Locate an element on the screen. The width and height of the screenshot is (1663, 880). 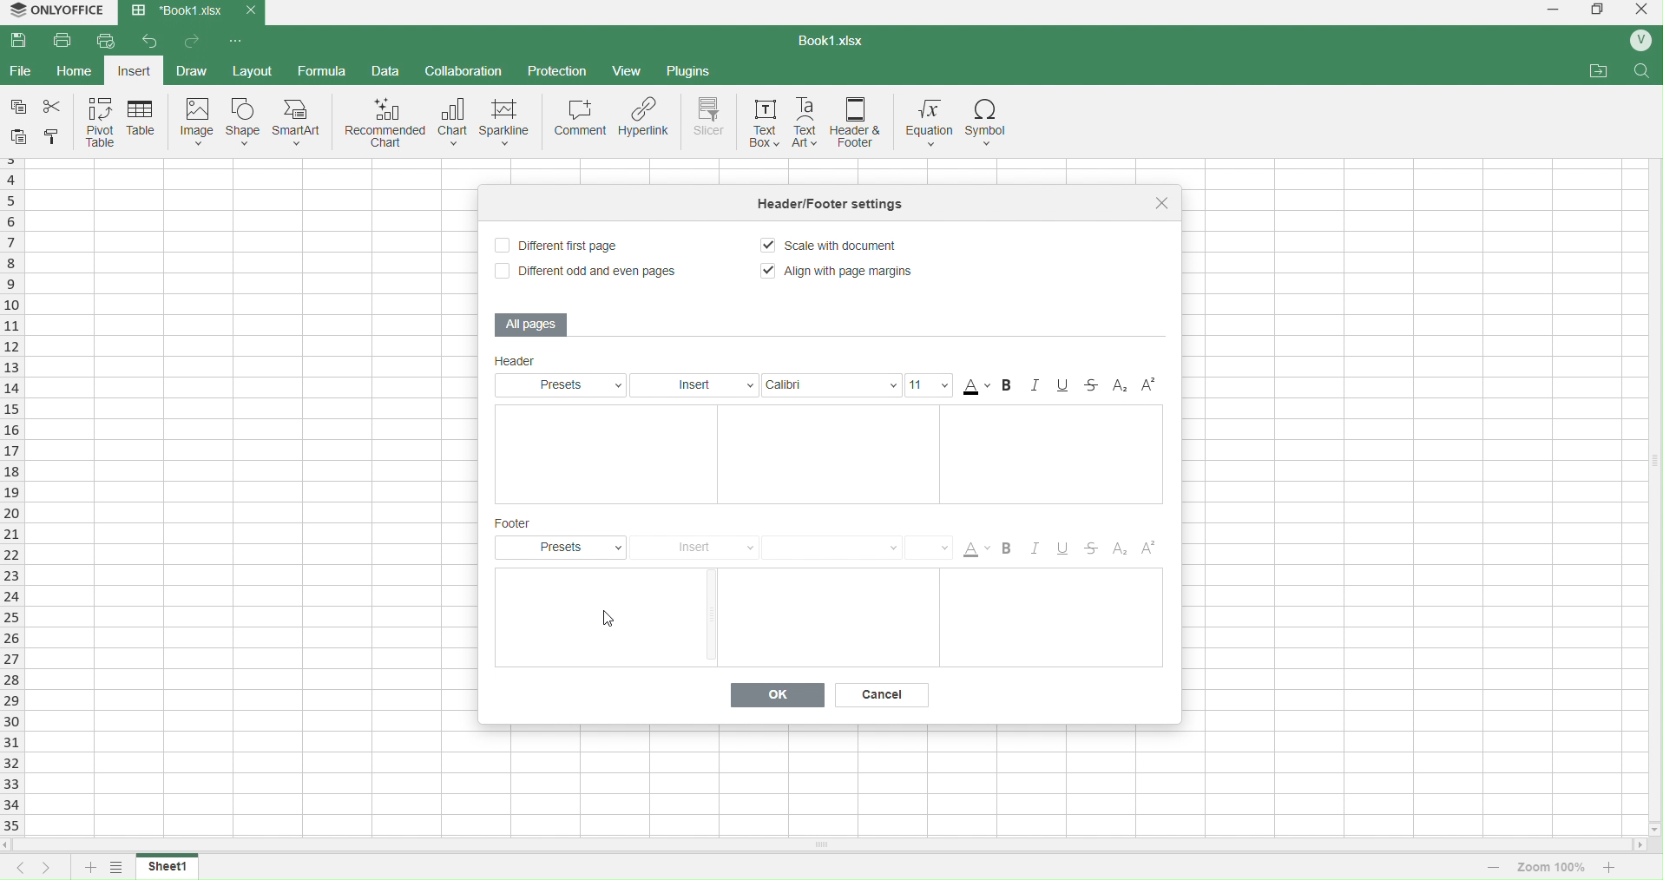
profile is located at coordinates (1640, 42).